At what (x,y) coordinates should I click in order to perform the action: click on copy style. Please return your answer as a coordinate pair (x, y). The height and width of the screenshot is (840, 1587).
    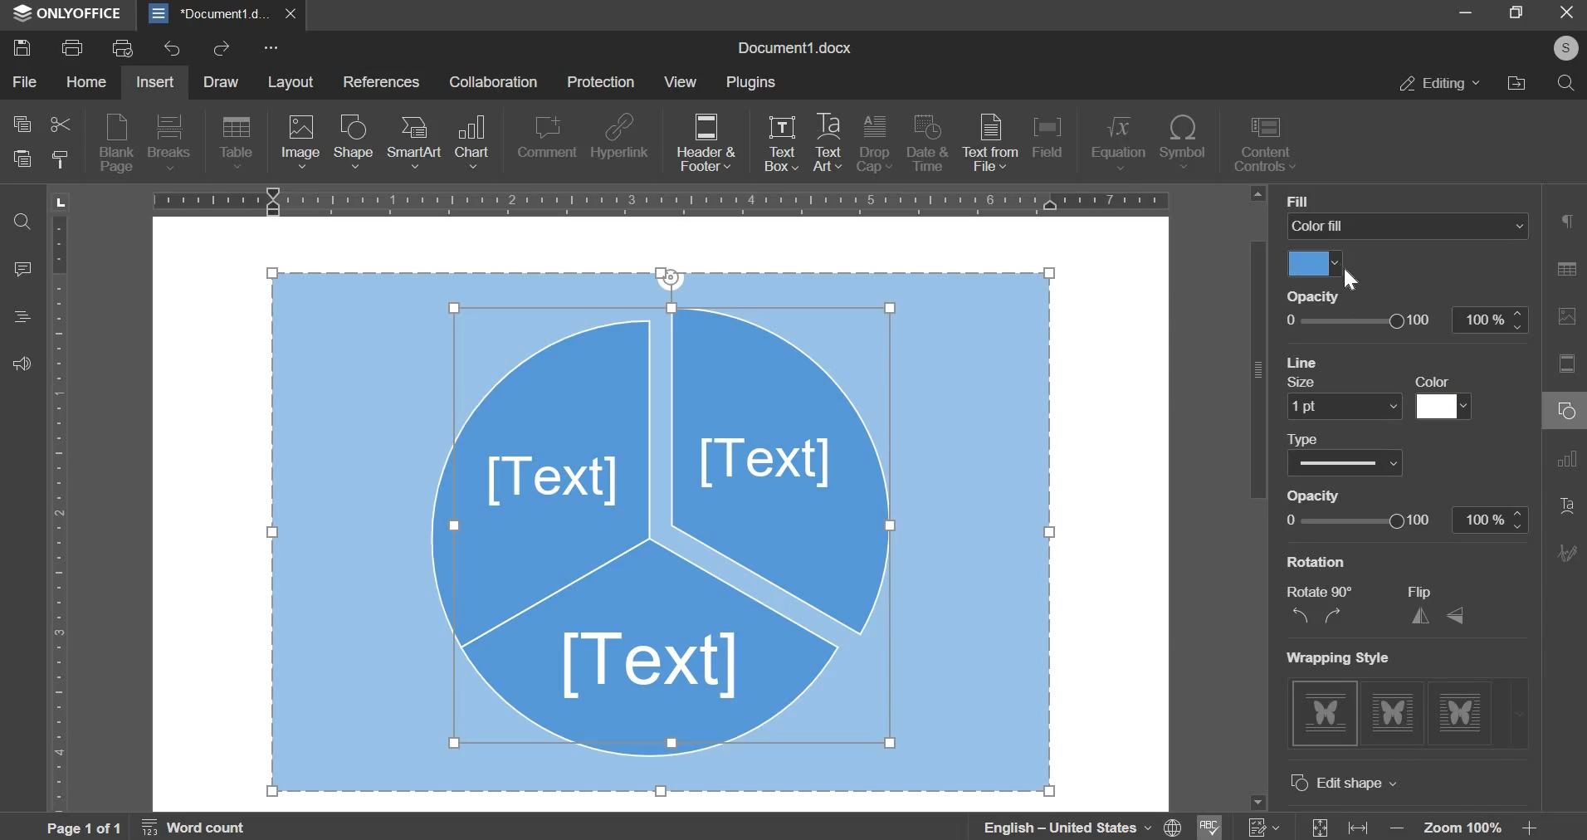
    Looking at the image, I should click on (63, 164).